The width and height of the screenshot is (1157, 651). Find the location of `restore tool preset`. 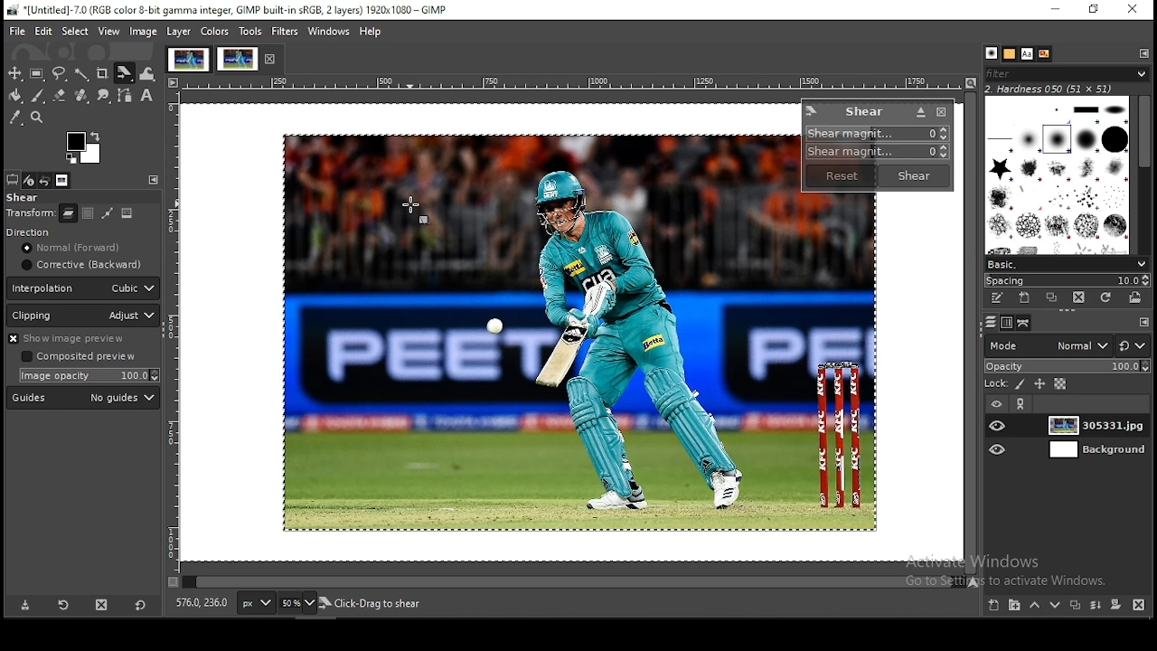

restore tool preset is located at coordinates (62, 605).